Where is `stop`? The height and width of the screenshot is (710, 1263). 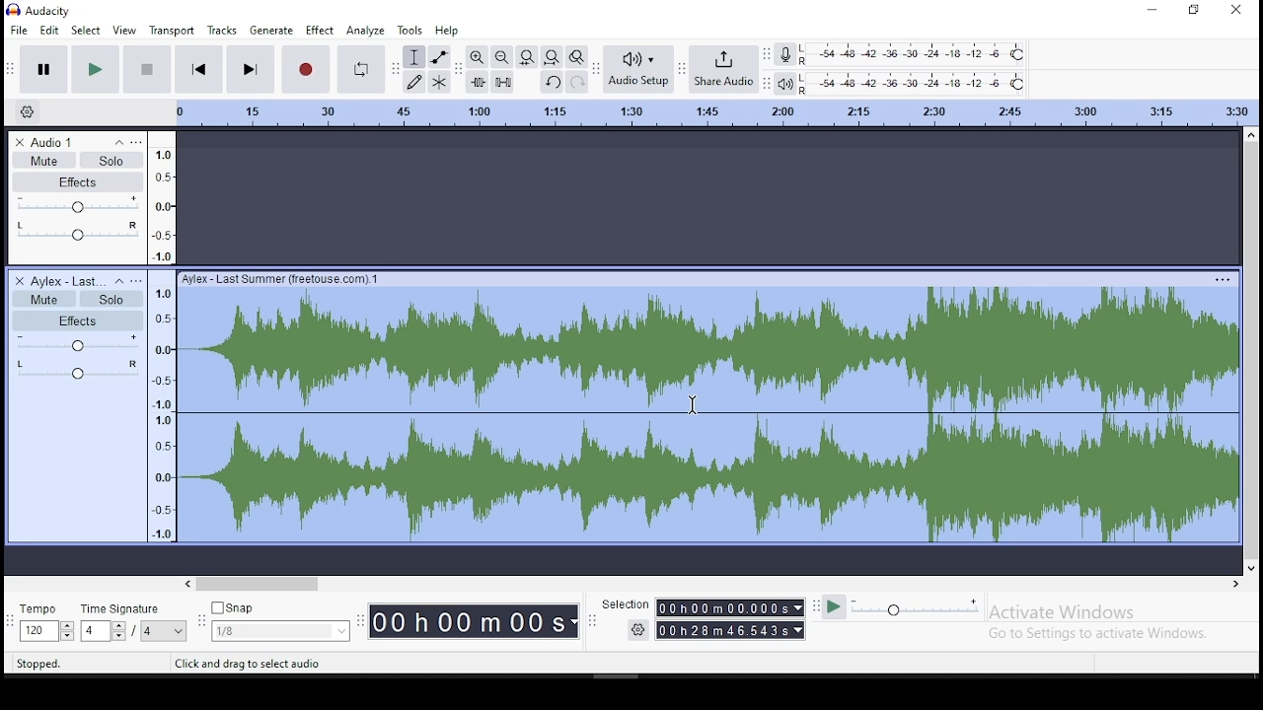 stop is located at coordinates (148, 69).